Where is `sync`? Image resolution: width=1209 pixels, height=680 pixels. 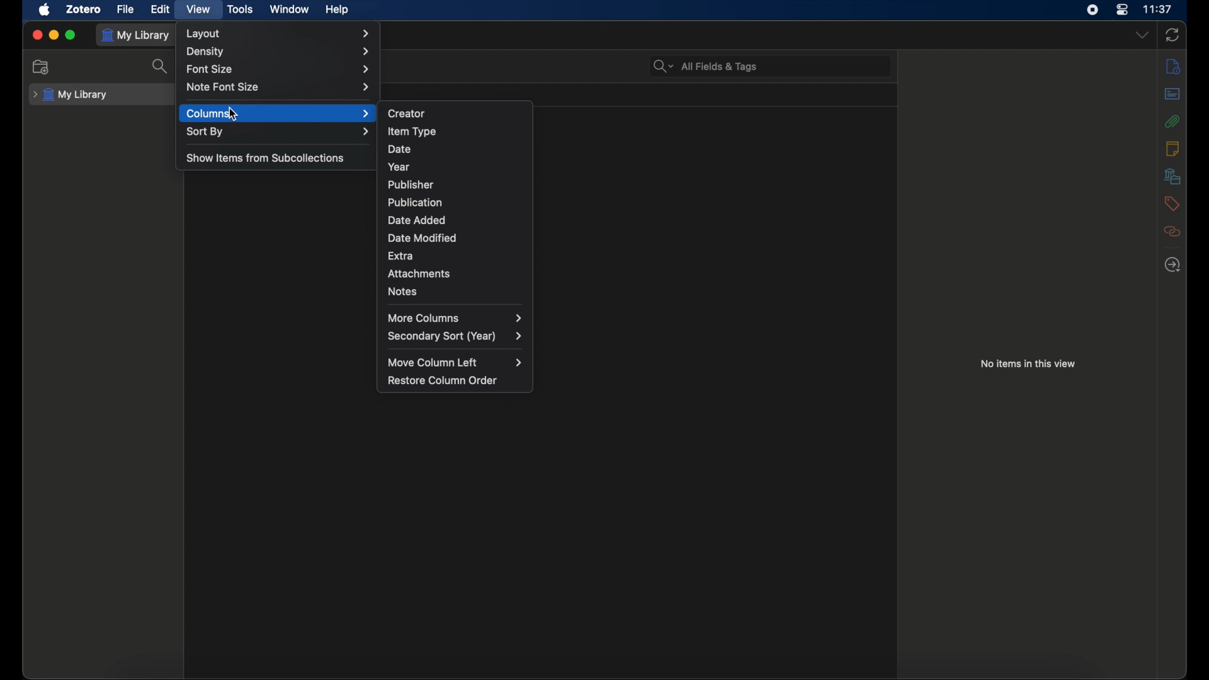
sync is located at coordinates (1172, 35).